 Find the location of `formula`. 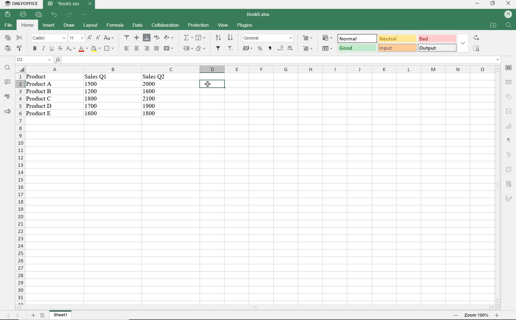

formula is located at coordinates (115, 25).